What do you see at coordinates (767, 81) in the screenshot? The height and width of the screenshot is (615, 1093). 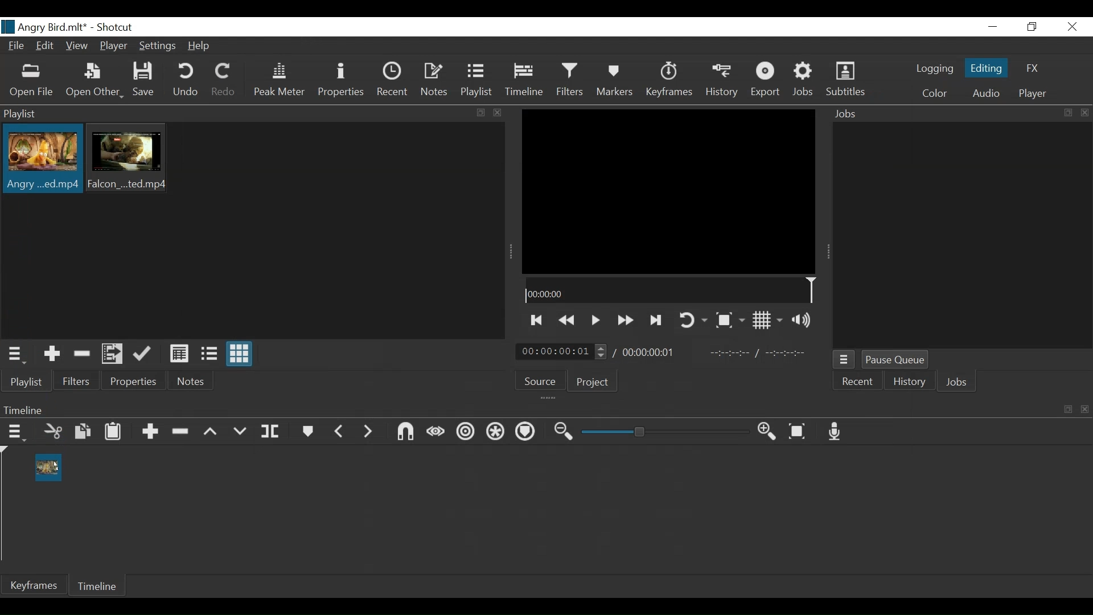 I see `Export` at bounding box center [767, 81].